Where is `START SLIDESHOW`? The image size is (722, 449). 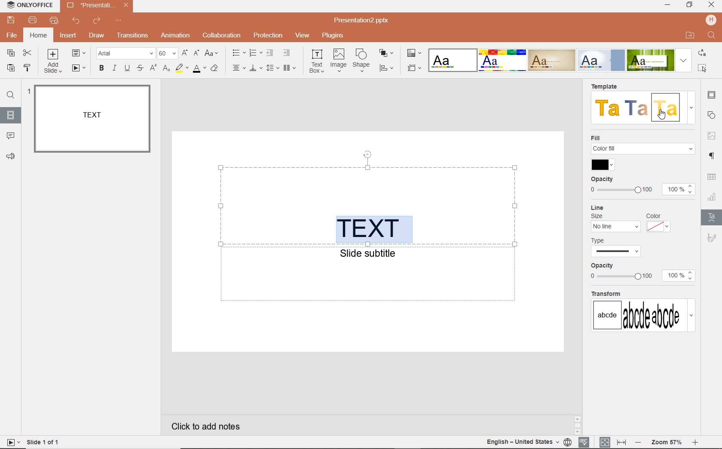
START SLIDESHOW is located at coordinates (79, 69).